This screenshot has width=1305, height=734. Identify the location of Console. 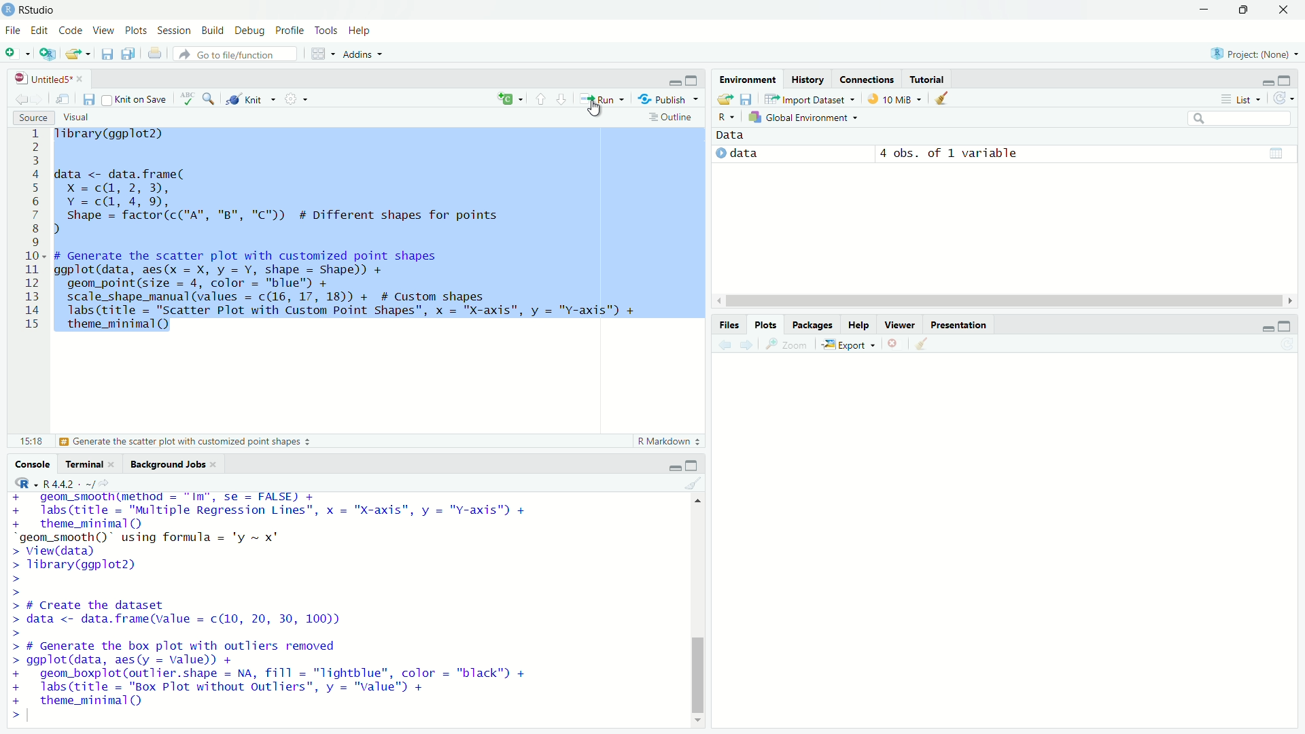
(33, 464).